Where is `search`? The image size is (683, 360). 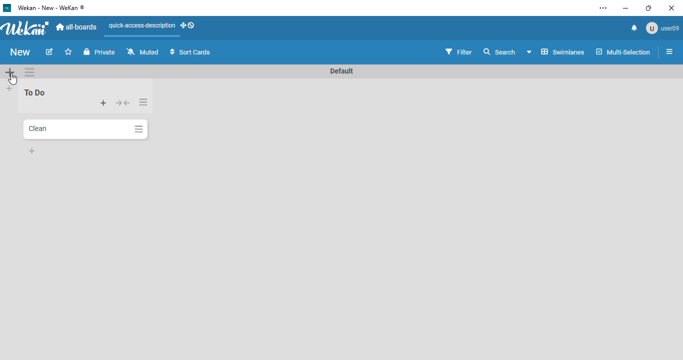
search is located at coordinates (500, 51).